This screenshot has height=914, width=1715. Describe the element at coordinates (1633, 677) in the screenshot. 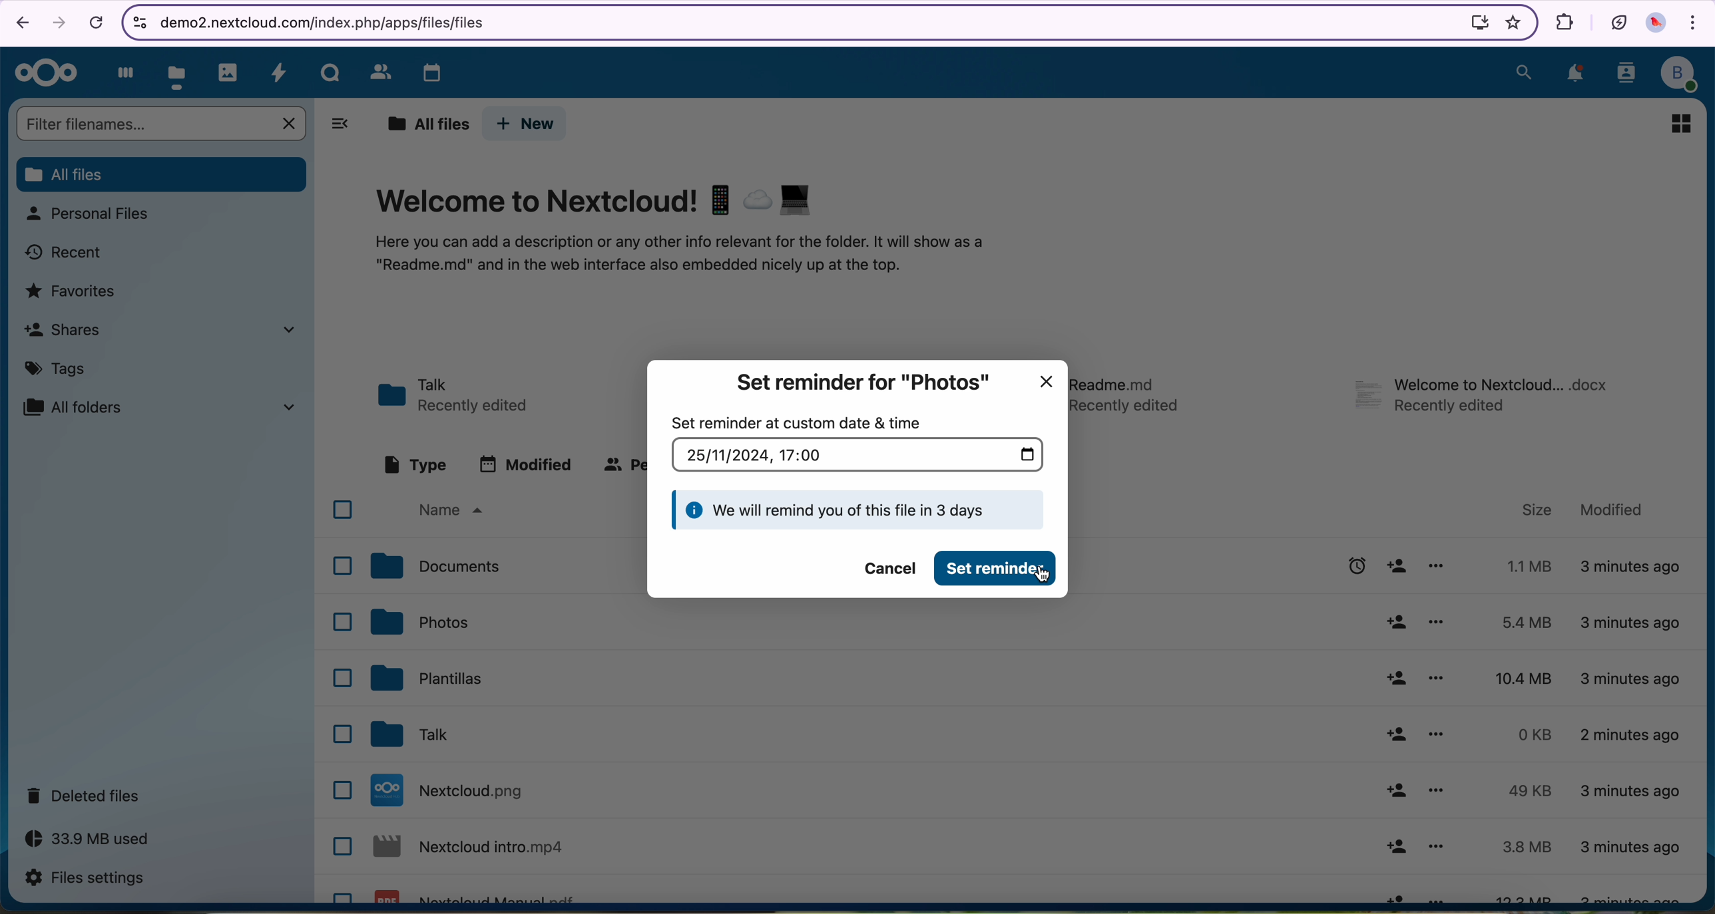

I see `2 minutes ago` at that location.